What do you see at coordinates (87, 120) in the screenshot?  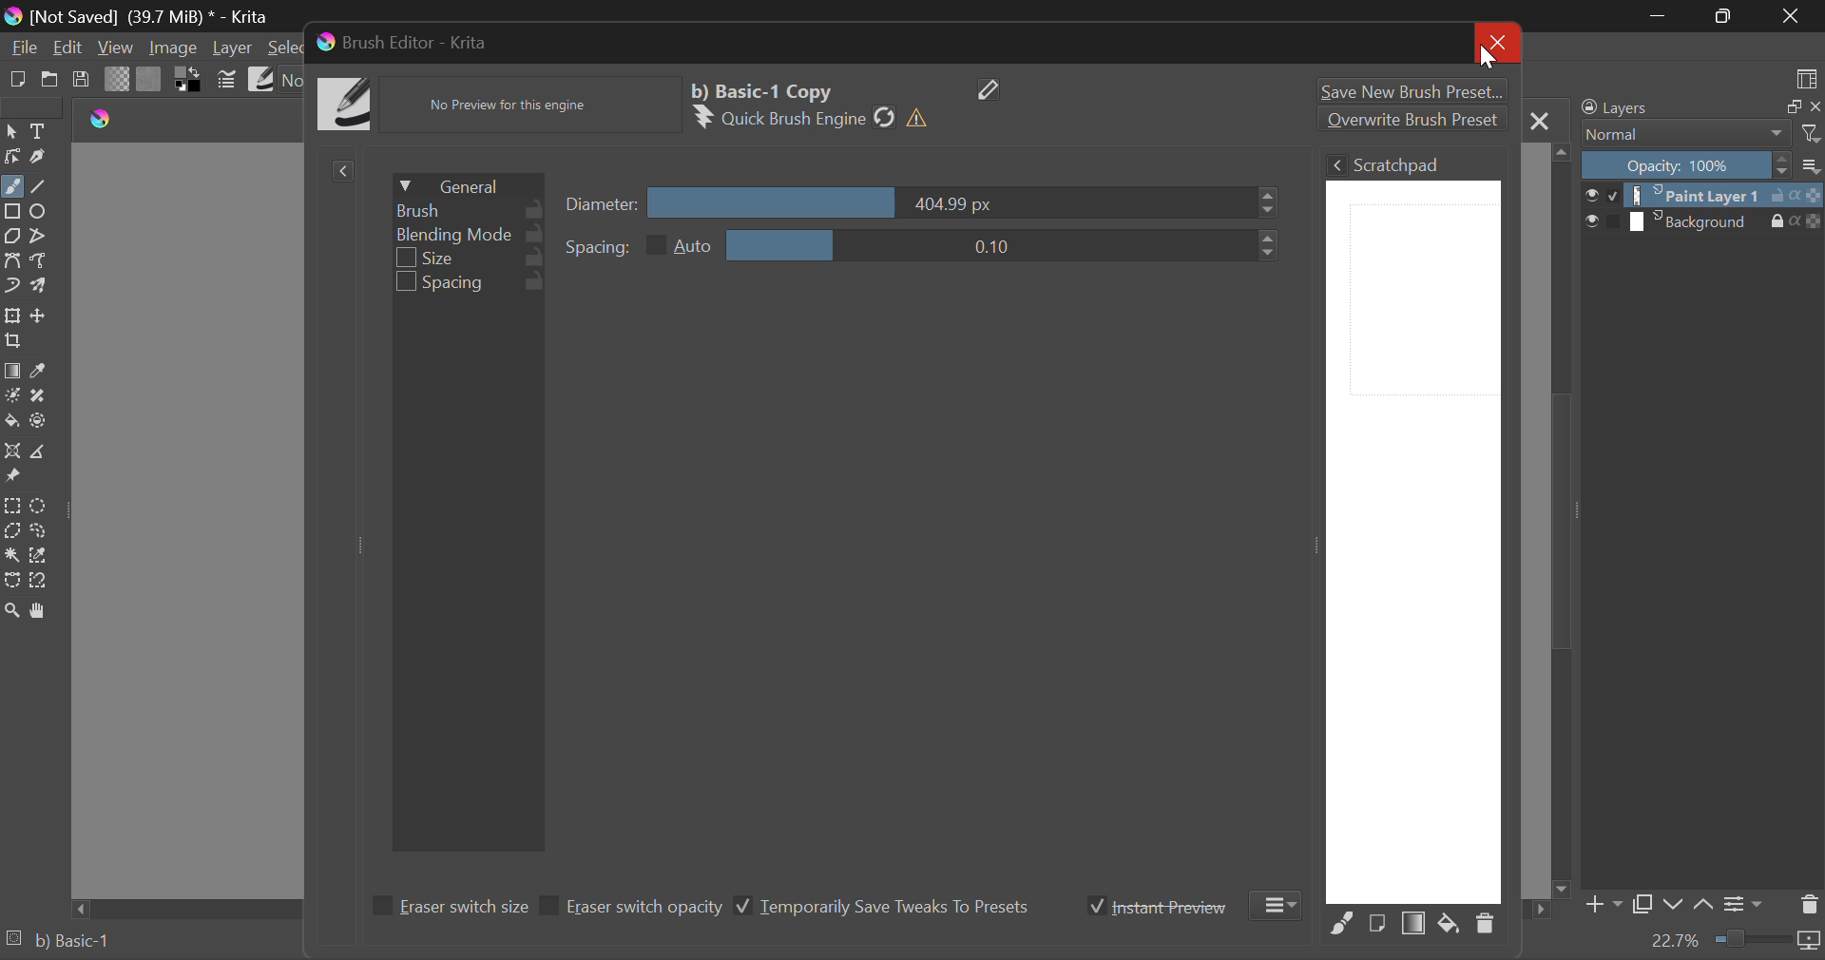 I see `logo` at bounding box center [87, 120].